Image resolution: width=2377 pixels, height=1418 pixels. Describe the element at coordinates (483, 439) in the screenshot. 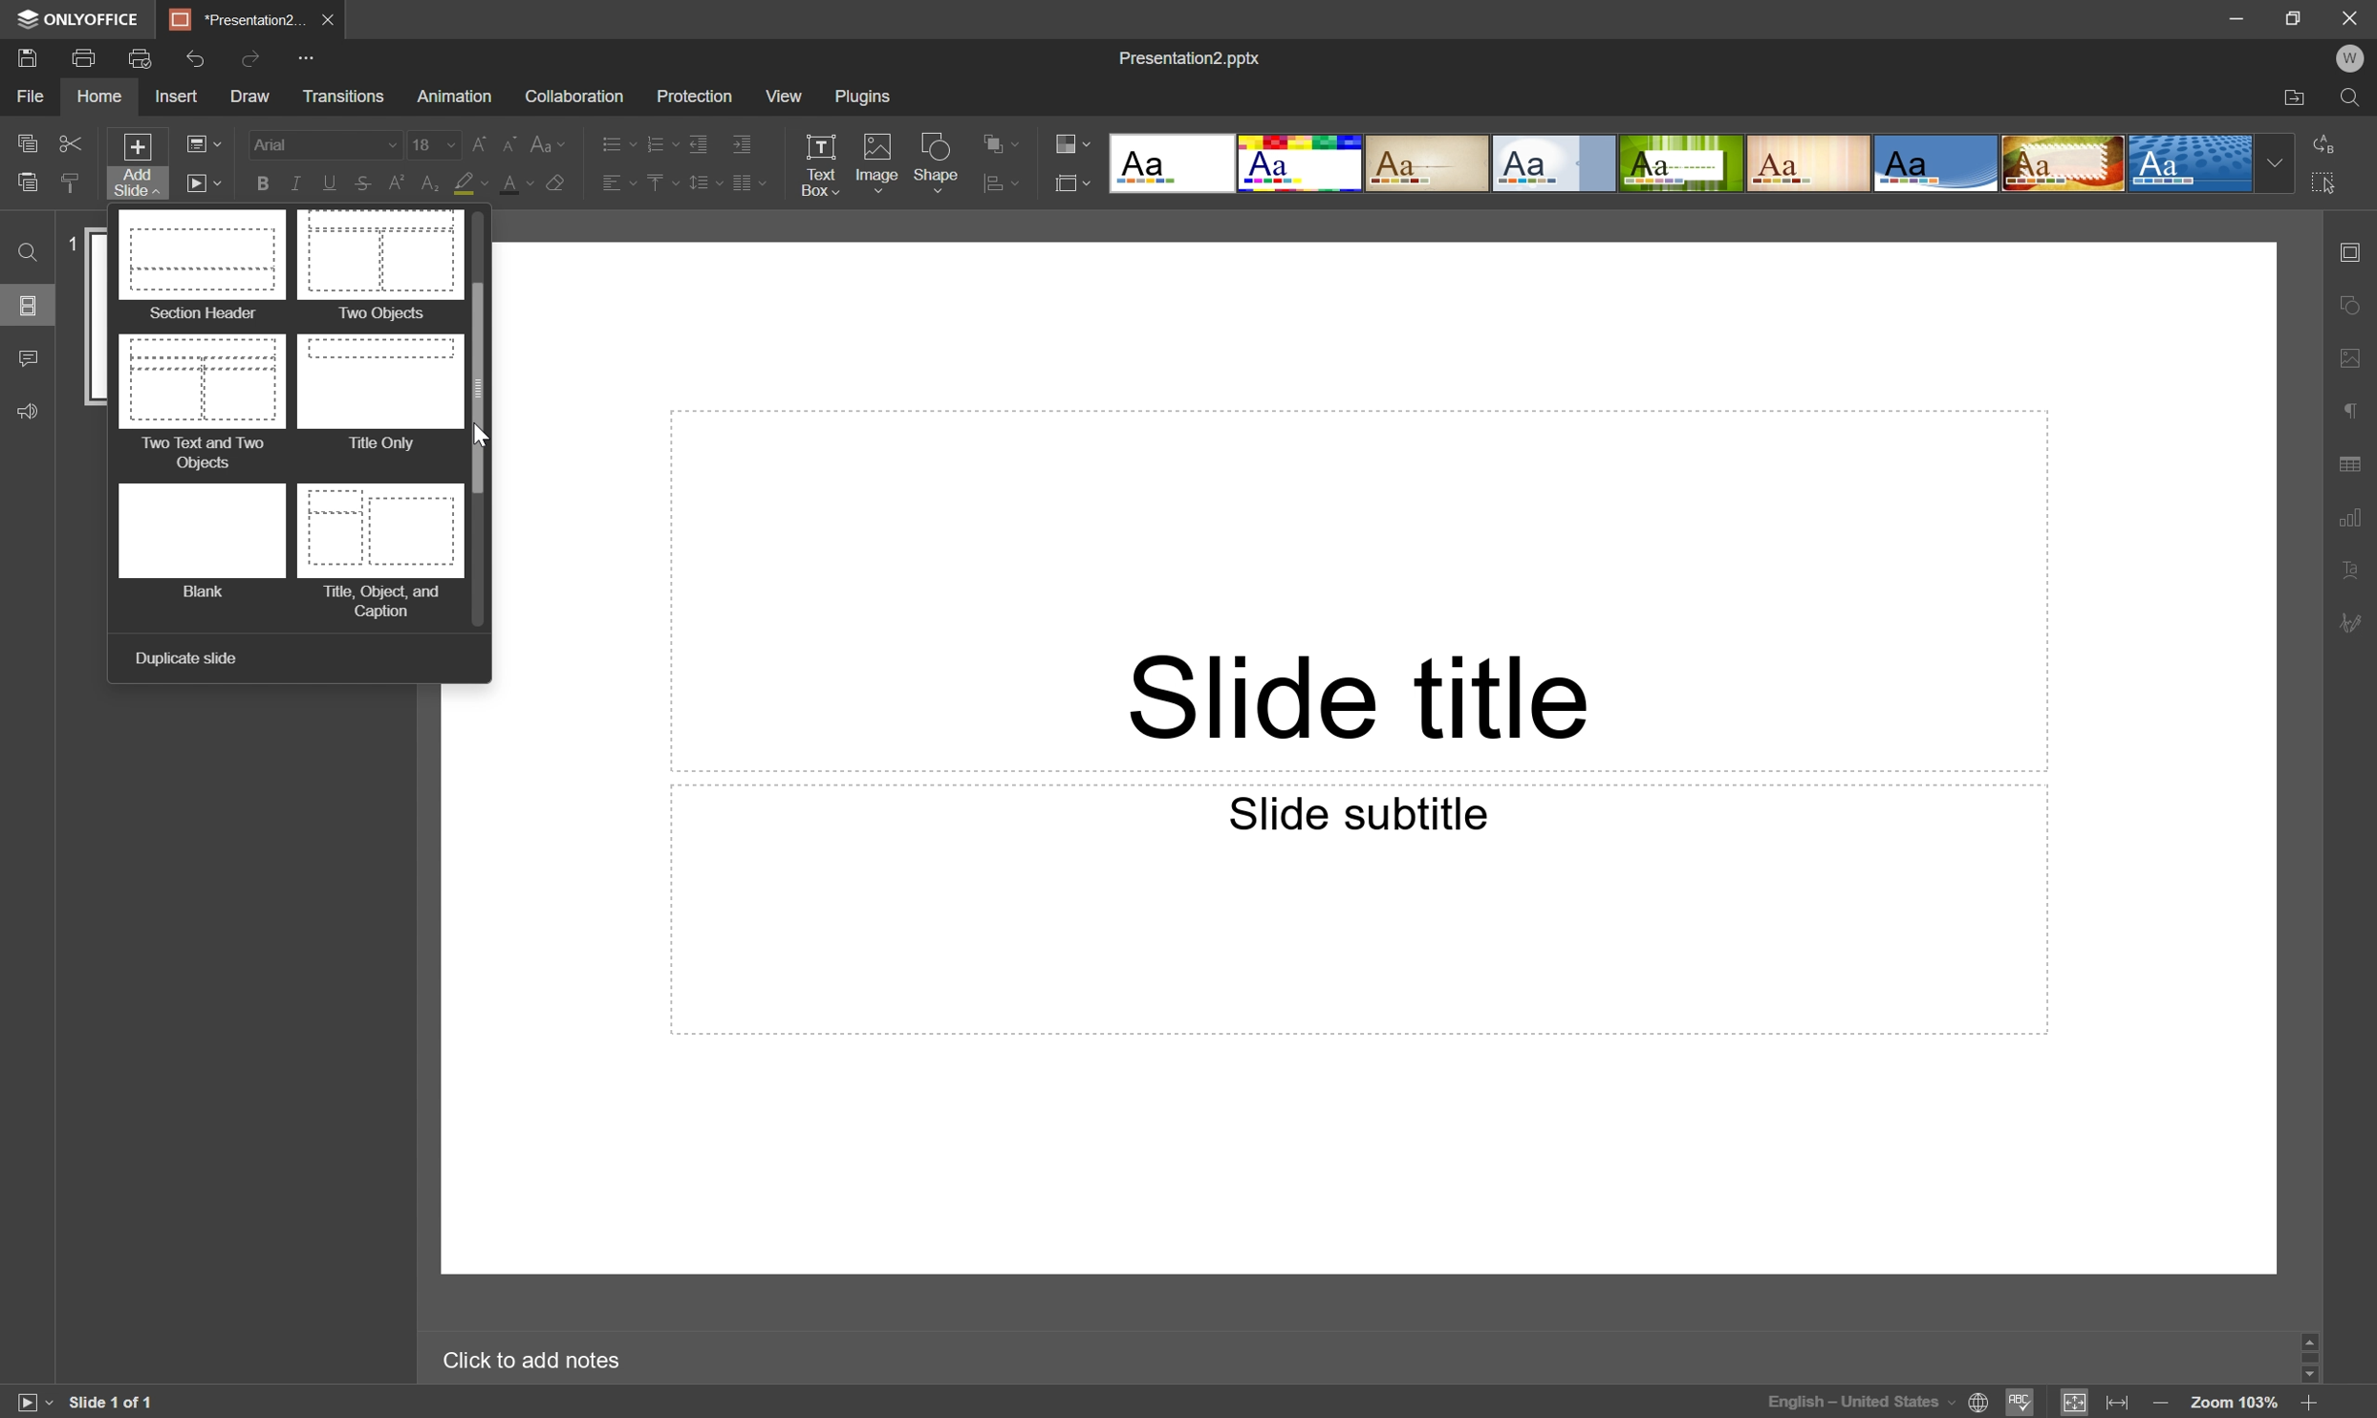

I see `Cursor` at that location.